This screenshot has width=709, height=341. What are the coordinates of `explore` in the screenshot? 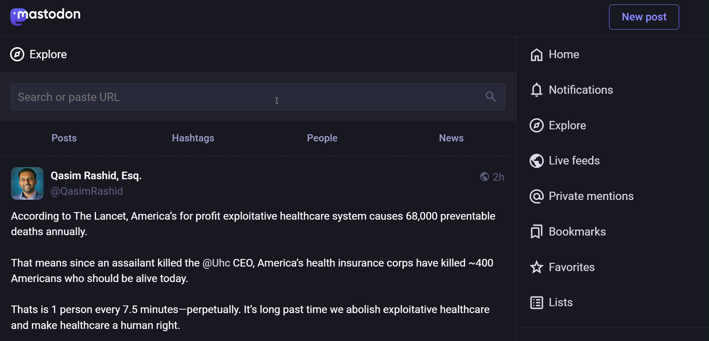 It's located at (560, 124).